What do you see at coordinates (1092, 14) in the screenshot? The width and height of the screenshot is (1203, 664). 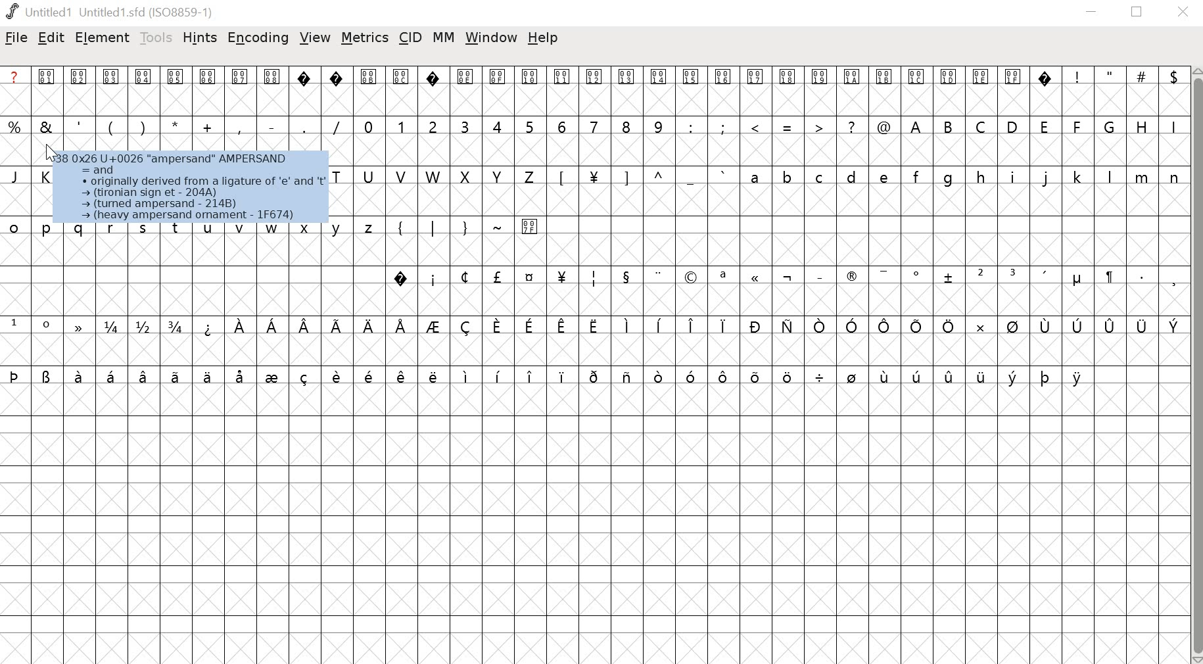 I see `minimize` at bounding box center [1092, 14].